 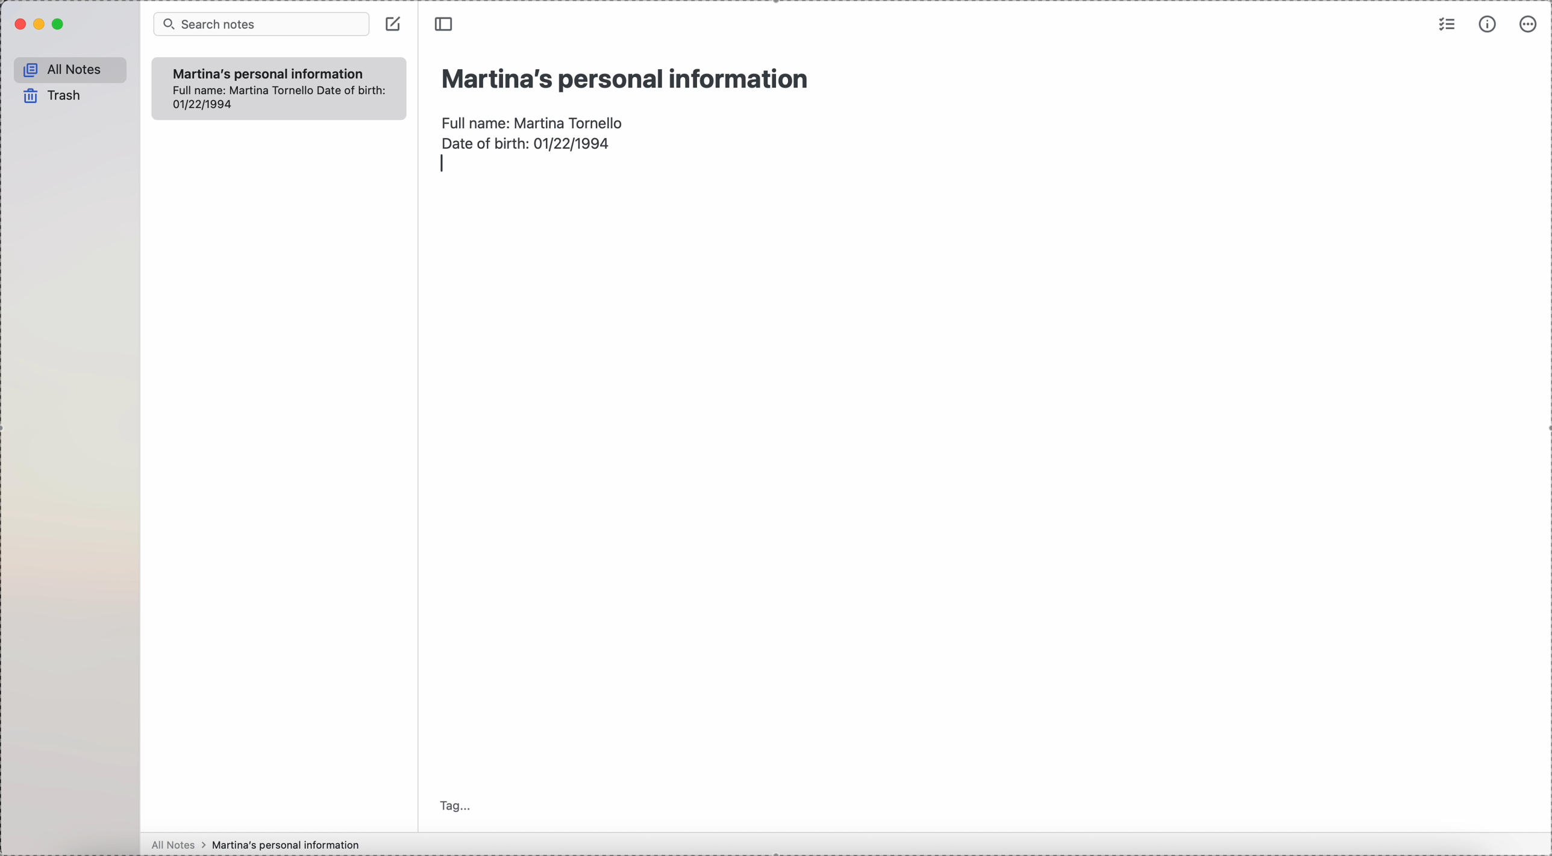 What do you see at coordinates (395, 24) in the screenshot?
I see `create note` at bounding box center [395, 24].